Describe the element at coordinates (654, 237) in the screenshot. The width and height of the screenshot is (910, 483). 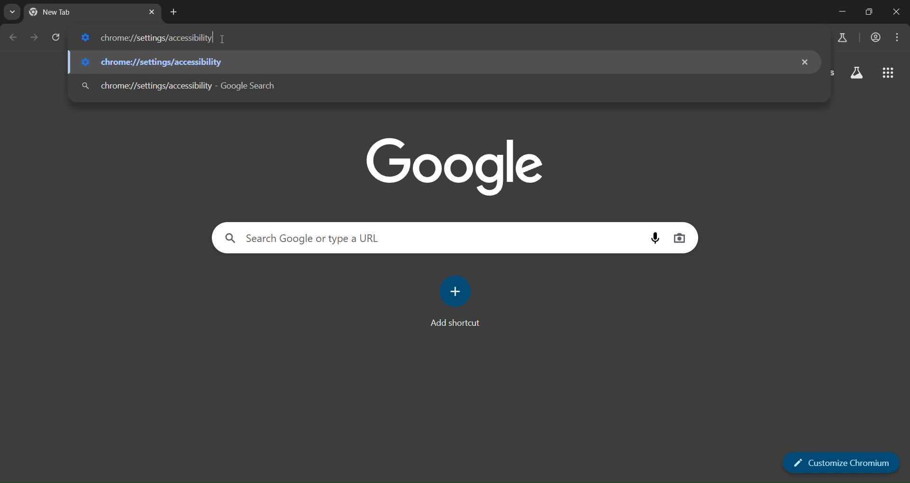
I see `voice search` at that location.